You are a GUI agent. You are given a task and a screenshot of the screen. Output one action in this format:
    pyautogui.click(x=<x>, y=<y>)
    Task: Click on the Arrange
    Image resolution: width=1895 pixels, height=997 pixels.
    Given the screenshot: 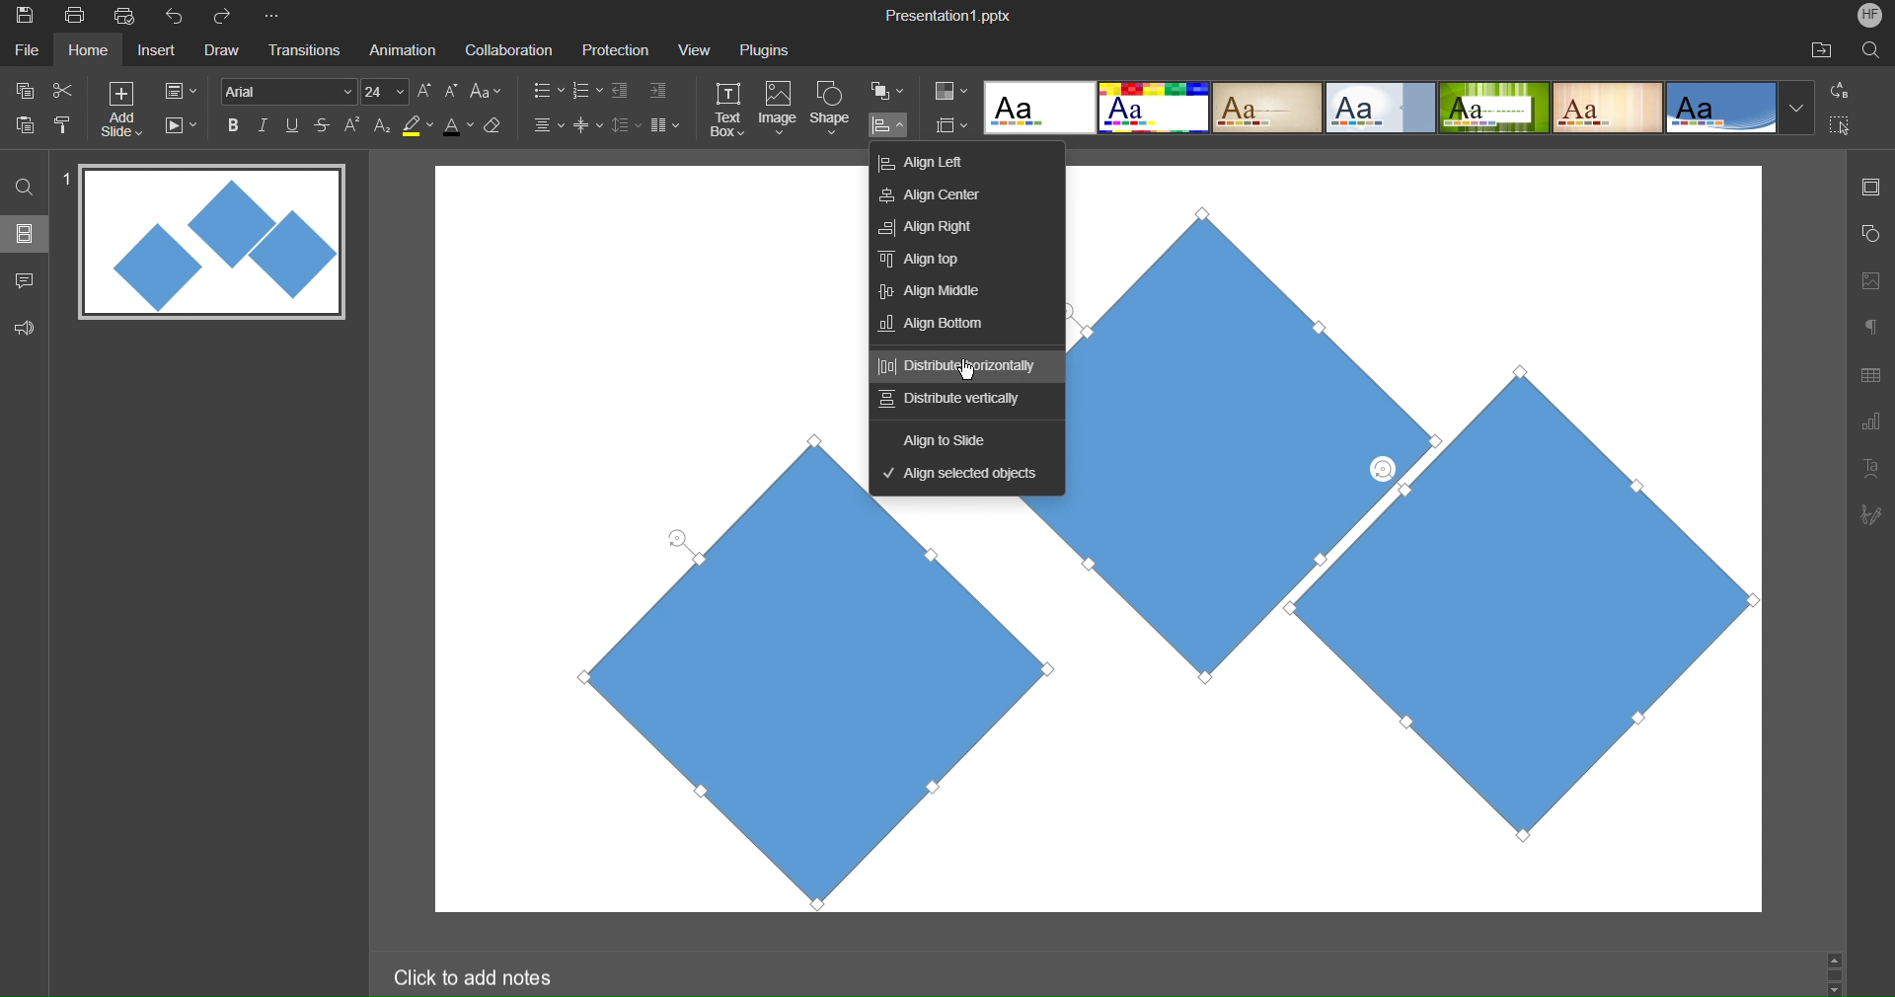 What is the action you would take?
    pyautogui.click(x=888, y=91)
    